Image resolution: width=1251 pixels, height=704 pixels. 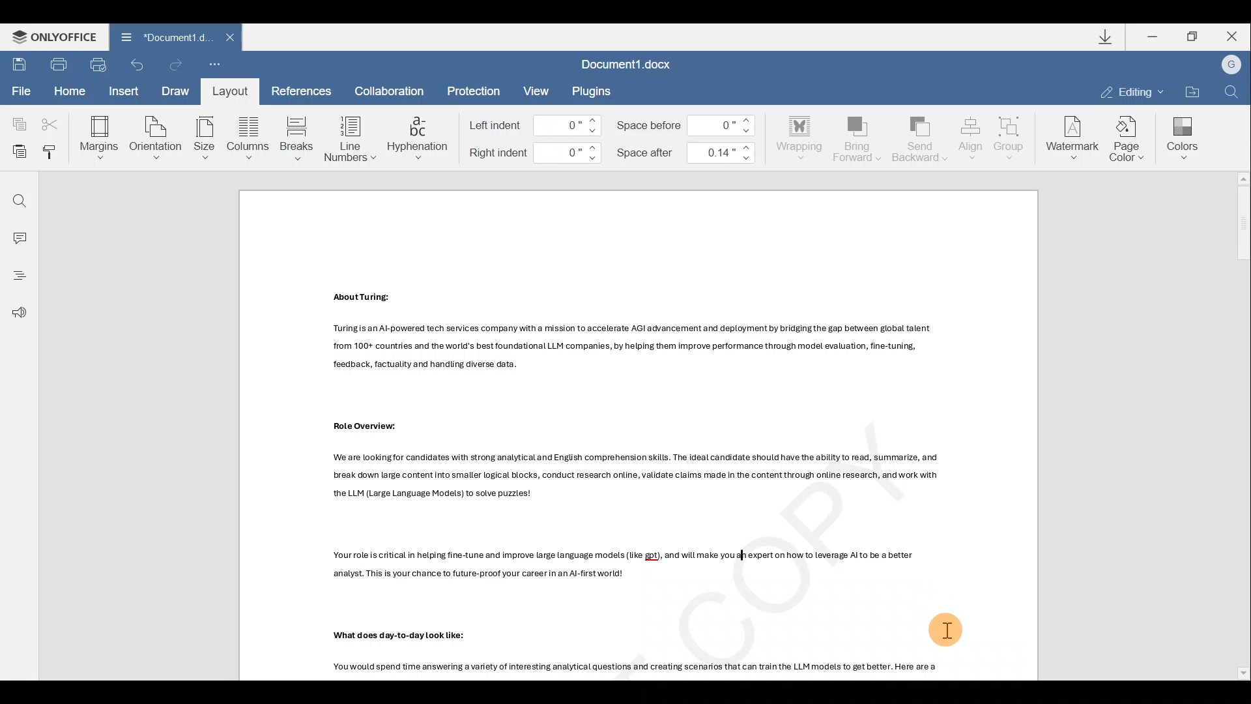 What do you see at coordinates (18, 91) in the screenshot?
I see `File` at bounding box center [18, 91].